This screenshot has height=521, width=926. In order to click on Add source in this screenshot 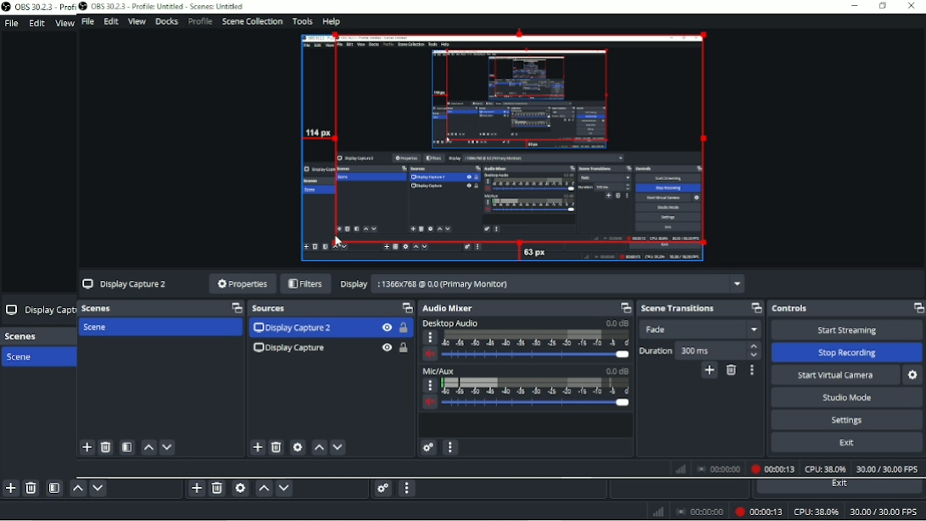, I will do `click(195, 489)`.